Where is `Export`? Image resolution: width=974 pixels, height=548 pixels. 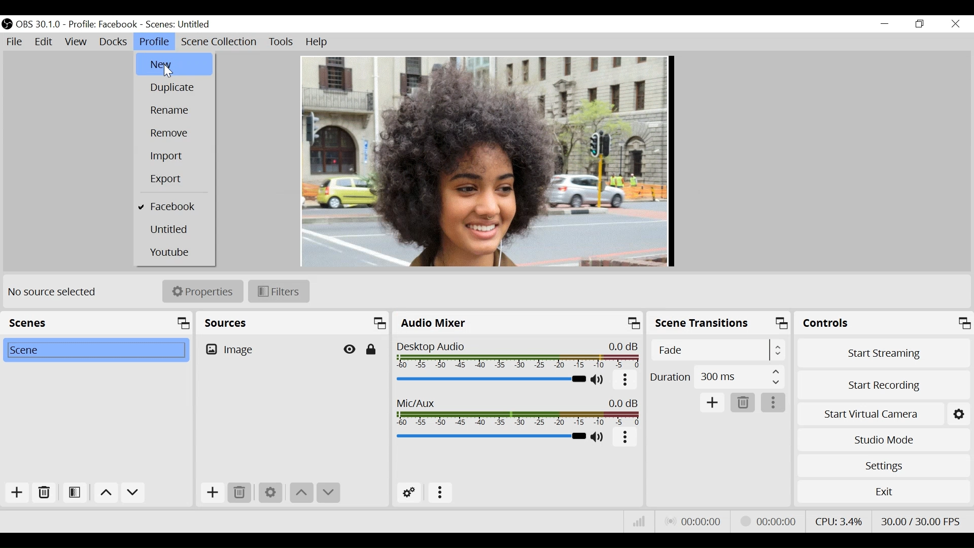 Export is located at coordinates (175, 180).